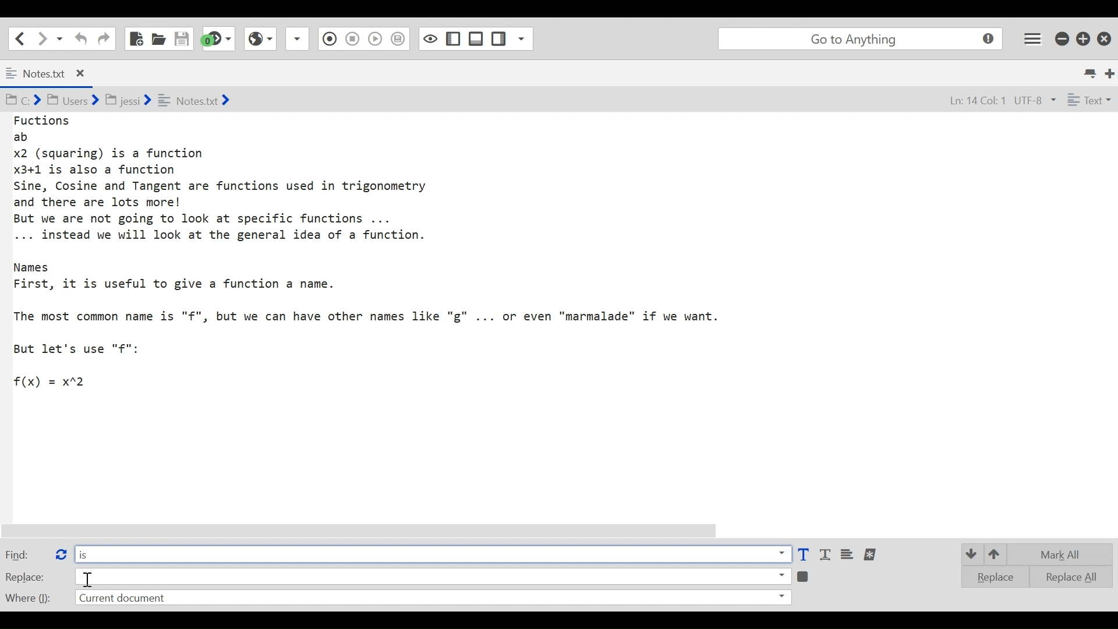 This screenshot has height=629, width=1118. What do you see at coordinates (433, 575) in the screenshot?
I see `Replace Field` at bounding box center [433, 575].